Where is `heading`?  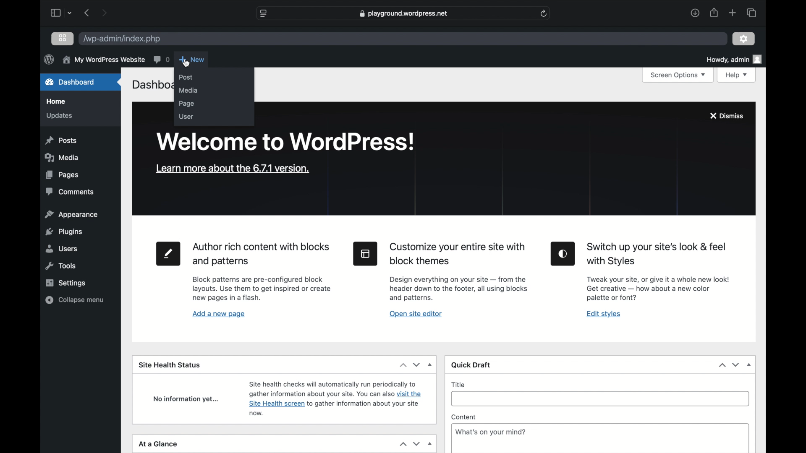 heading is located at coordinates (459, 254).